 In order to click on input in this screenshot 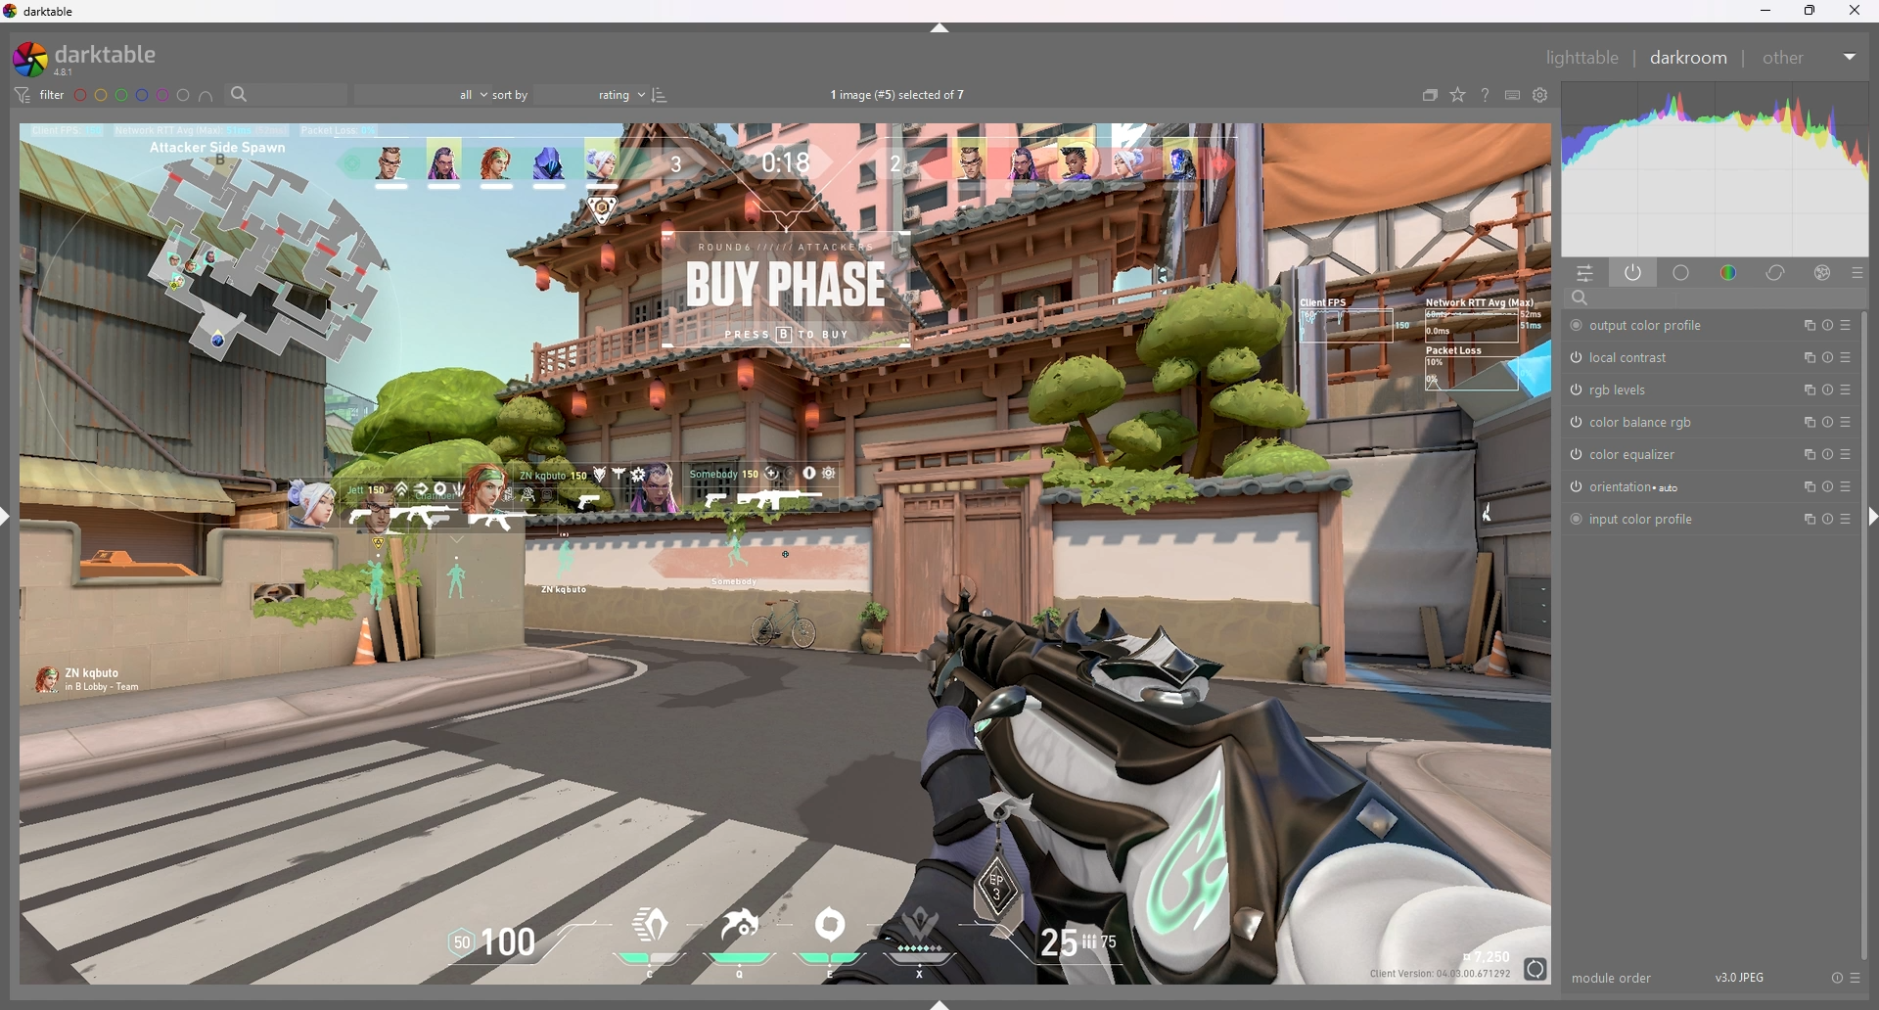, I will do `click(1688, 298)`.